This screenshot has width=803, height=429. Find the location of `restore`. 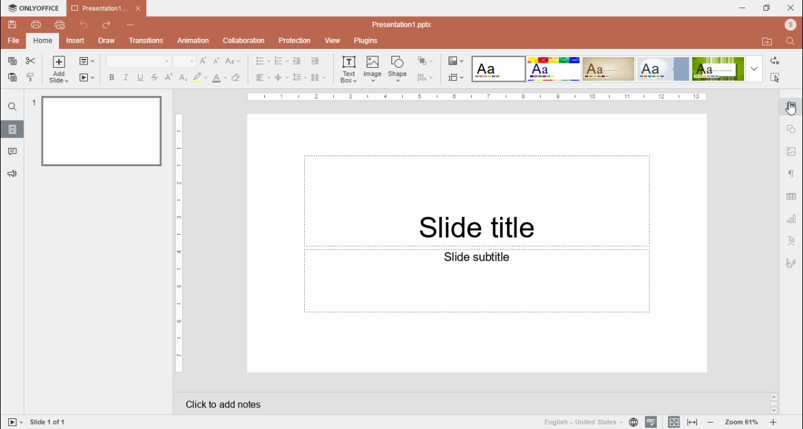

restore is located at coordinates (767, 8).